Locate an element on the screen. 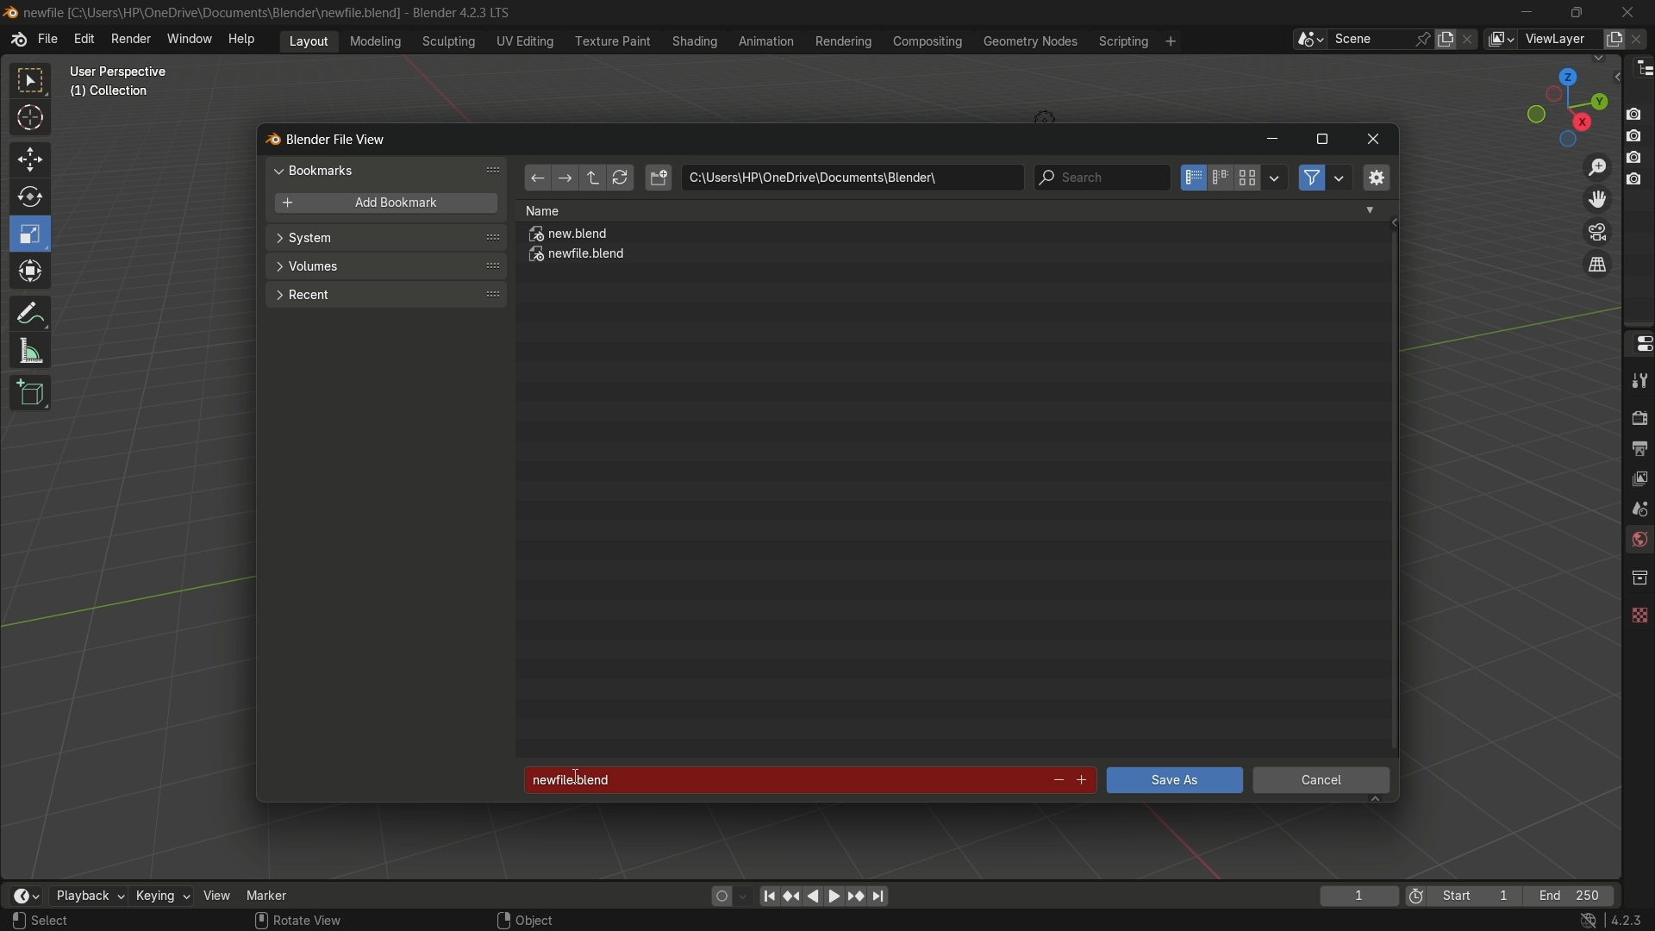 The width and height of the screenshot is (1655, 931). world is located at coordinates (1638, 541).